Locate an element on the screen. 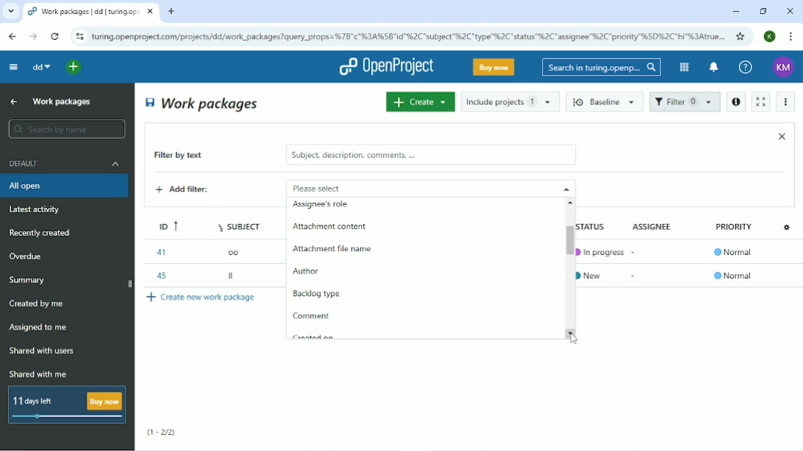 This screenshot has width=803, height=451. Work packages is located at coordinates (203, 103).